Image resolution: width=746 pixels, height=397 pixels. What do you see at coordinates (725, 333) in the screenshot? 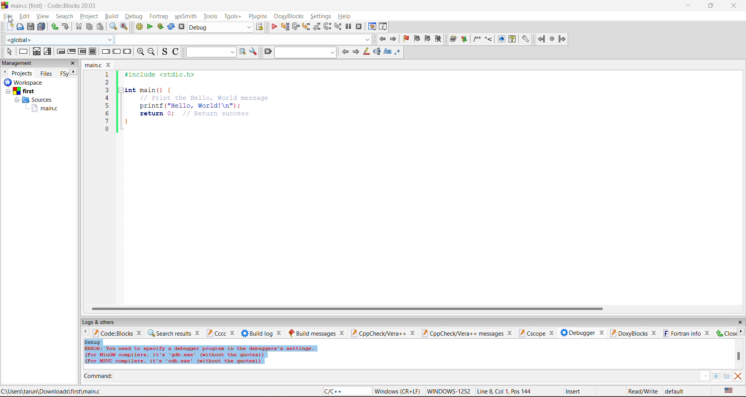
I see `close` at bounding box center [725, 333].